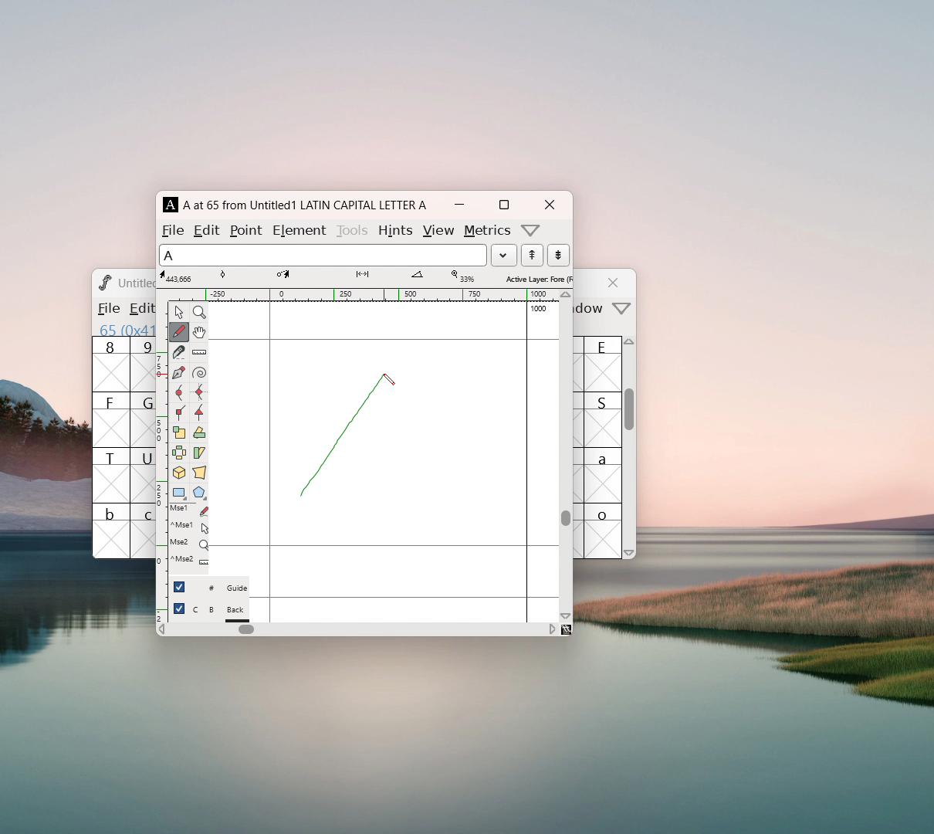 The height and width of the screenshot is (834, 934). I want to click on file, so click(107, 308).